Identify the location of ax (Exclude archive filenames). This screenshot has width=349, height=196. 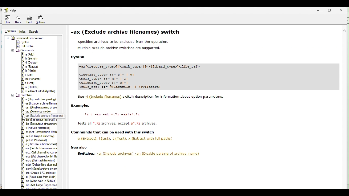
(45, 116).